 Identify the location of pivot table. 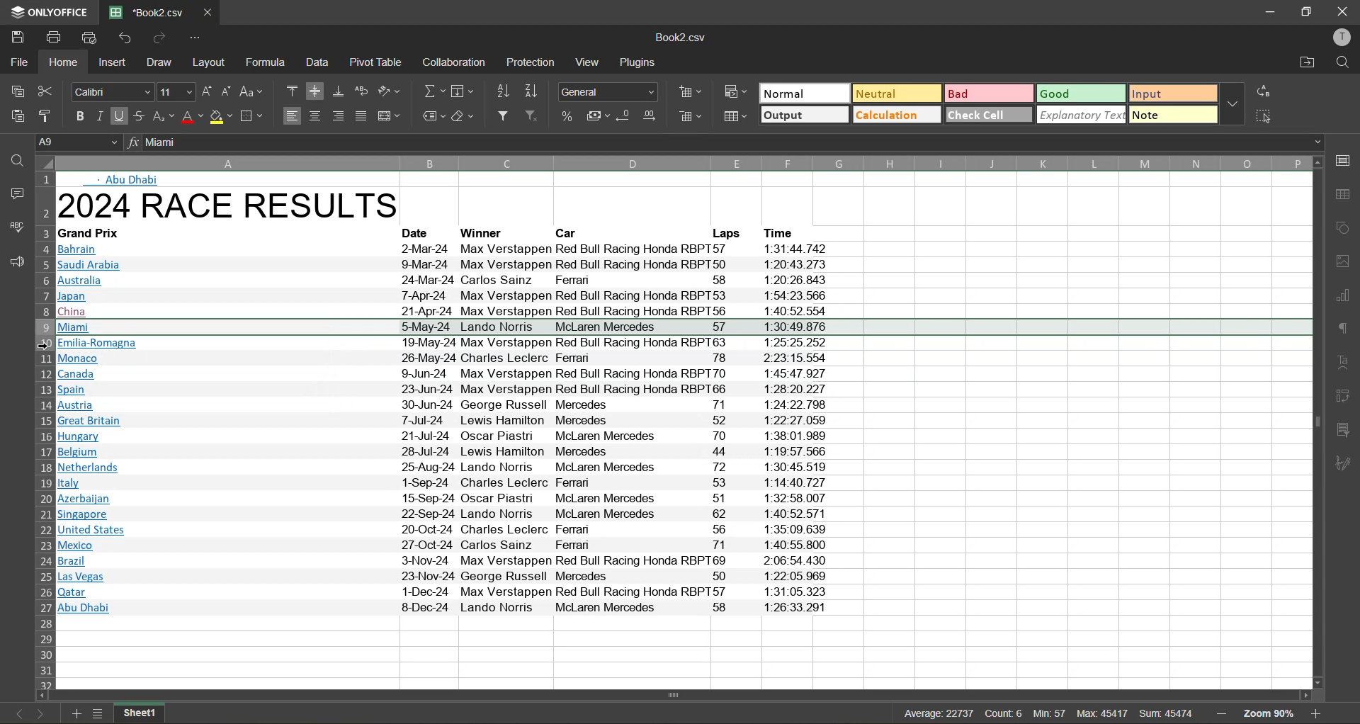
(375, 62).